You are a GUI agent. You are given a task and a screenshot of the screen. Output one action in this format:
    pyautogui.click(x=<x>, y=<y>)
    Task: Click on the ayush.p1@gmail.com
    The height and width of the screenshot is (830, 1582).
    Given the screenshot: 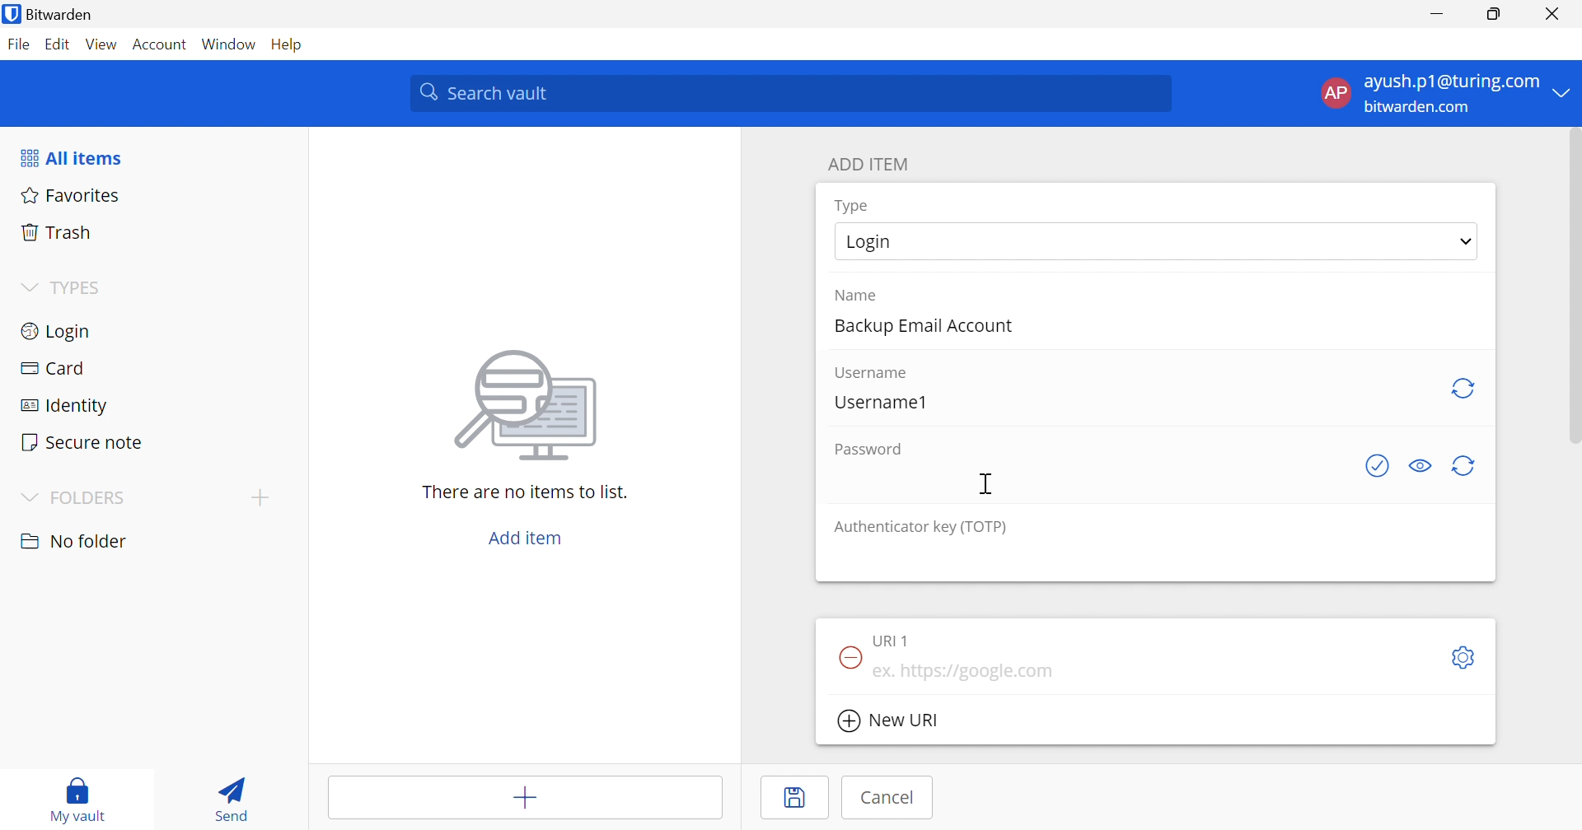 What is the action you would take?
    pyautogui.click(x=1449, y=82)
    